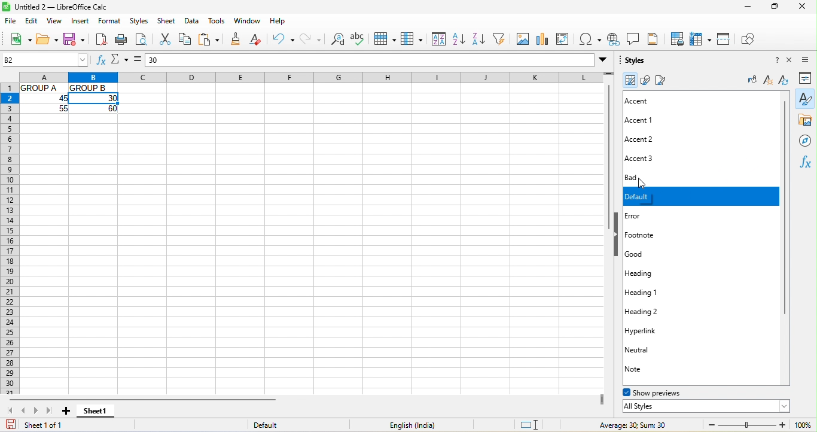  What do you see at coordinates (99, 62) in the screenshot?
I see `function wizard` at bounding box center [99, 62].